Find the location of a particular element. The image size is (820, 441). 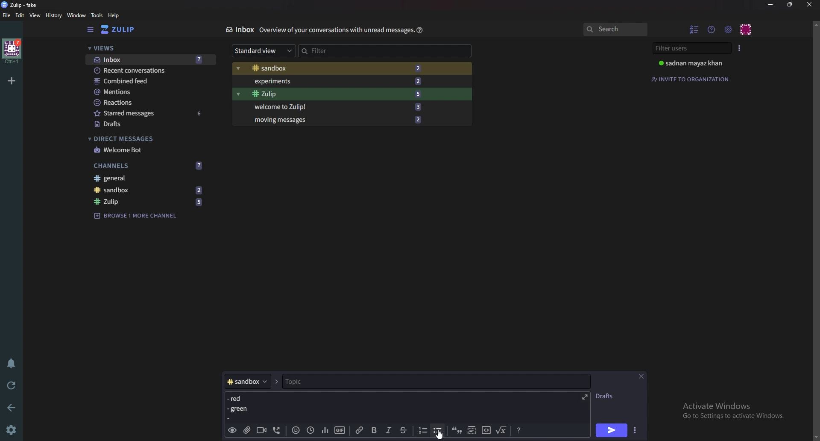

expand is located at coordinates (583, 397).